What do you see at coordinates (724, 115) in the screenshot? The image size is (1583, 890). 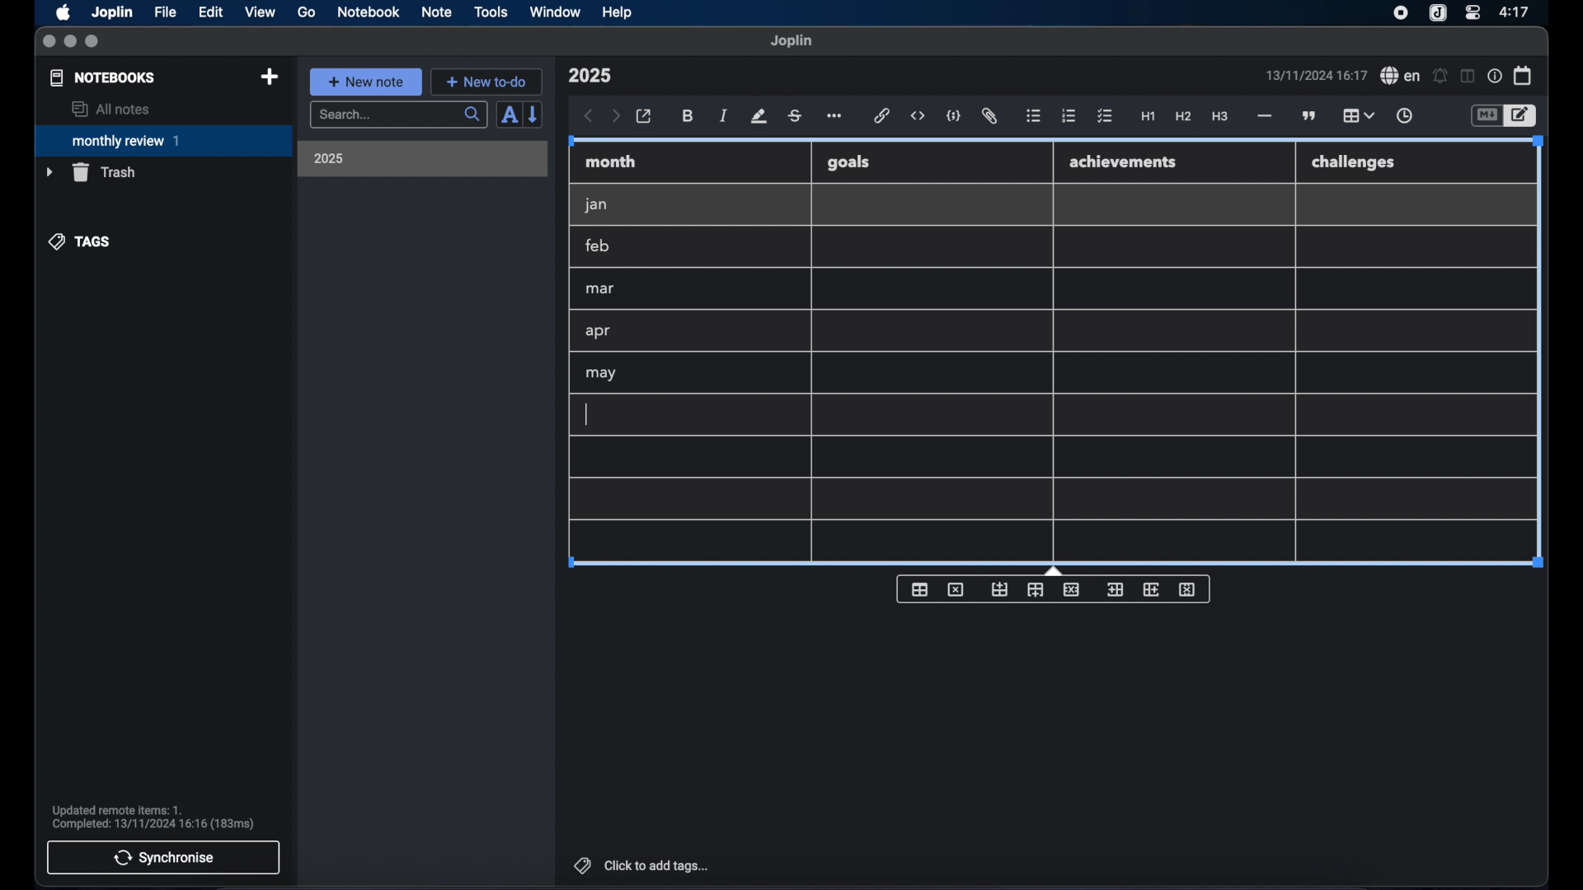 I see `italic` at bounding box center [724, 115].